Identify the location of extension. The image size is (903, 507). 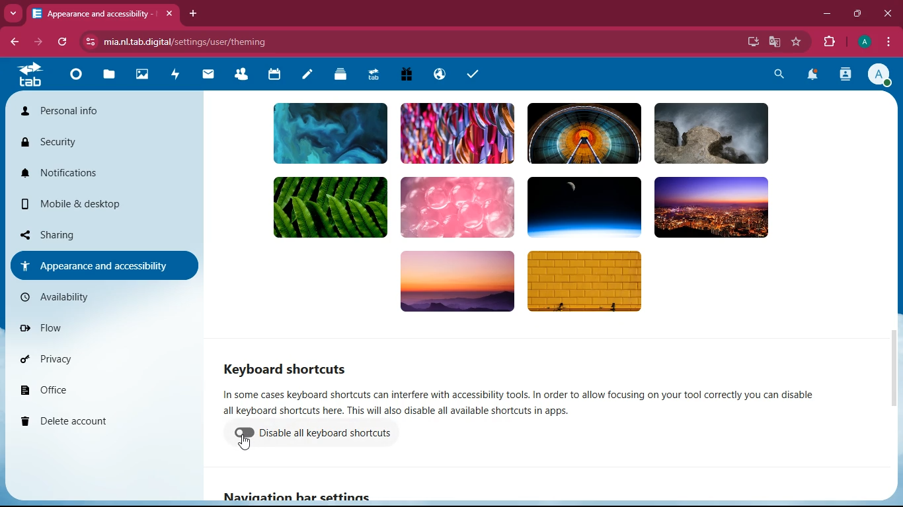
(828, 42).